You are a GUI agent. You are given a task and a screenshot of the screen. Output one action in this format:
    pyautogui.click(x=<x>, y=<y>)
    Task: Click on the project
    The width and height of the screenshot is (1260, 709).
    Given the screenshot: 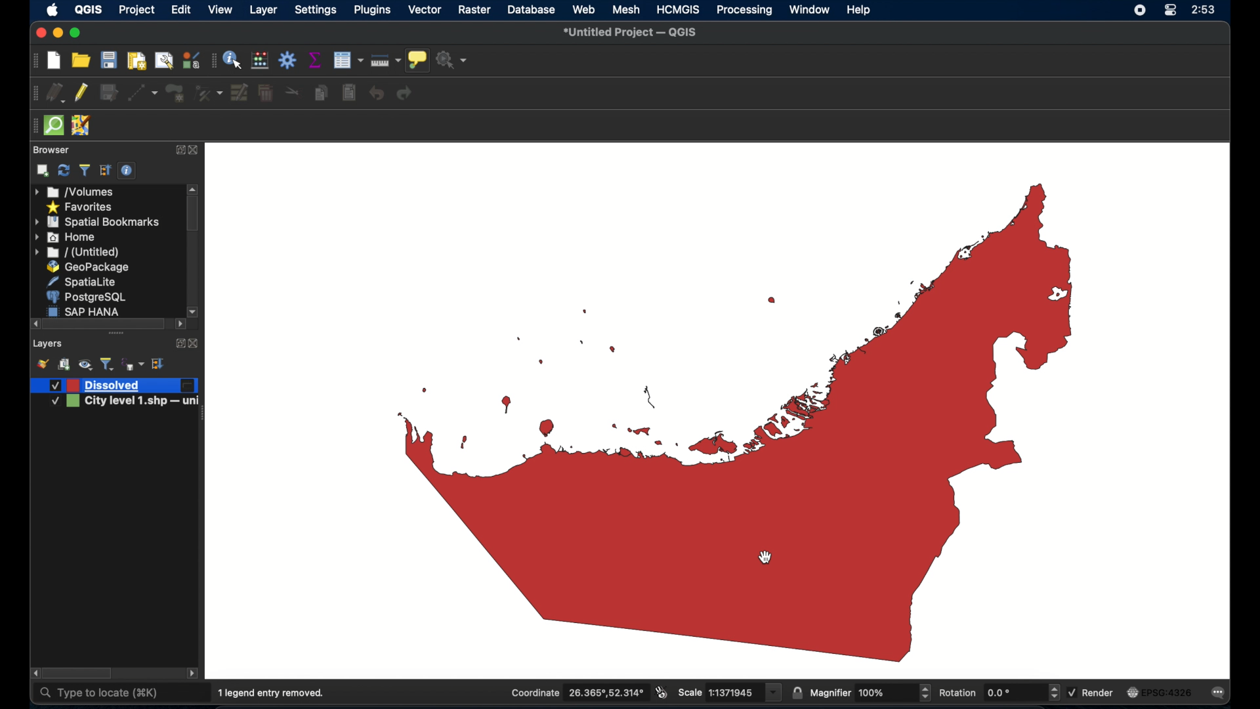 What is the action you would take?
    pyautogui.click(x=137, y=11)
    